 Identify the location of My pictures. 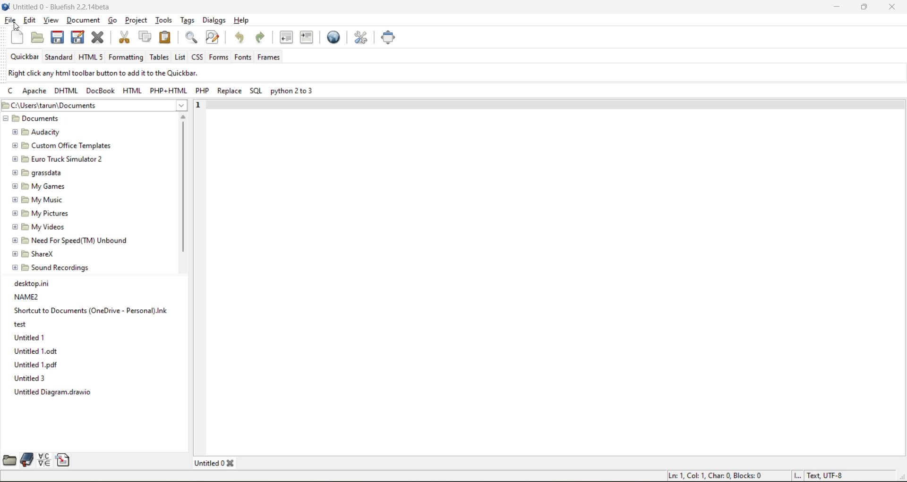
(39, 214).